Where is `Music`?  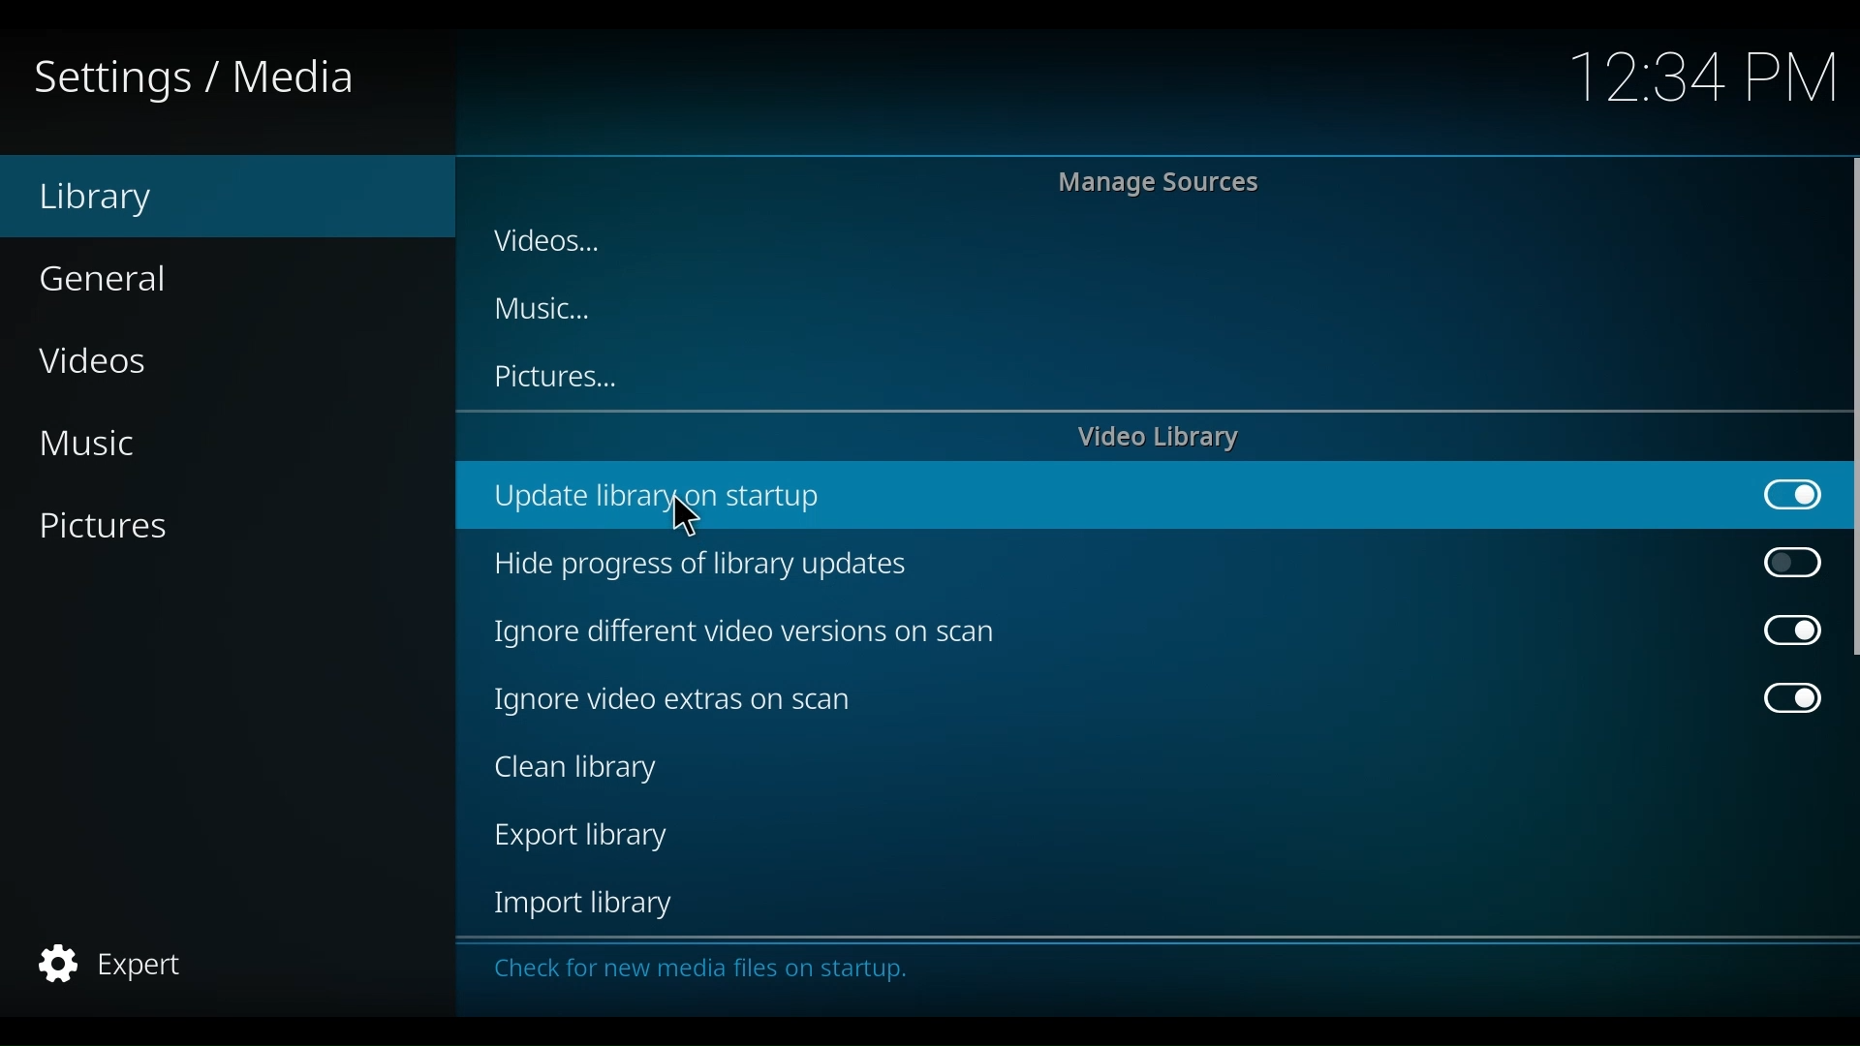
Music is located at coordinates (98, 443).